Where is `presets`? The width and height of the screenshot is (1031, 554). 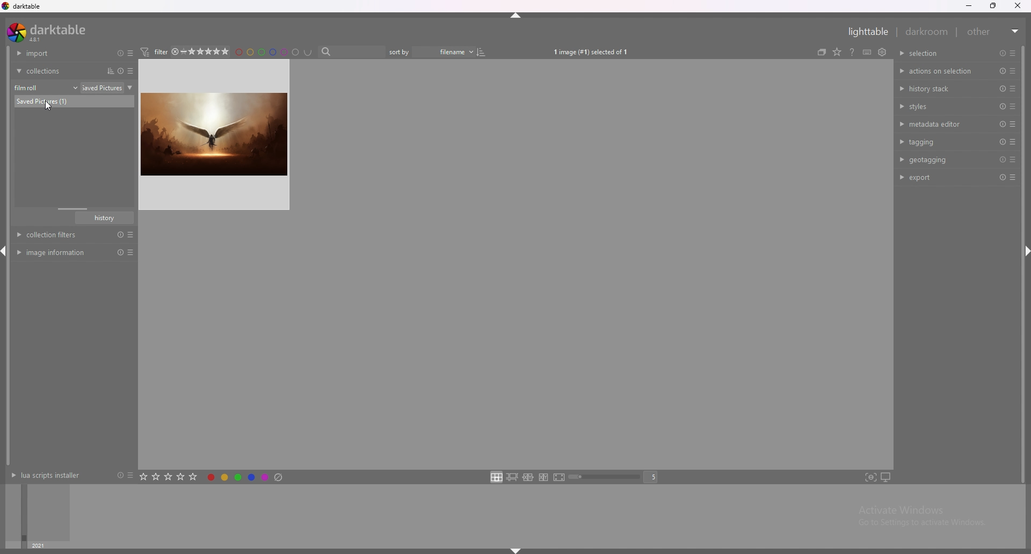
presets is located at coordinates (1011, 53).